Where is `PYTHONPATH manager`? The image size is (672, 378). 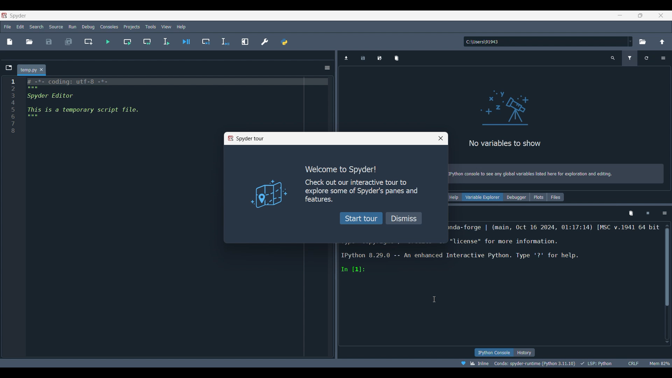 PYTHONPATH manager is located at coordinates (285, 42).